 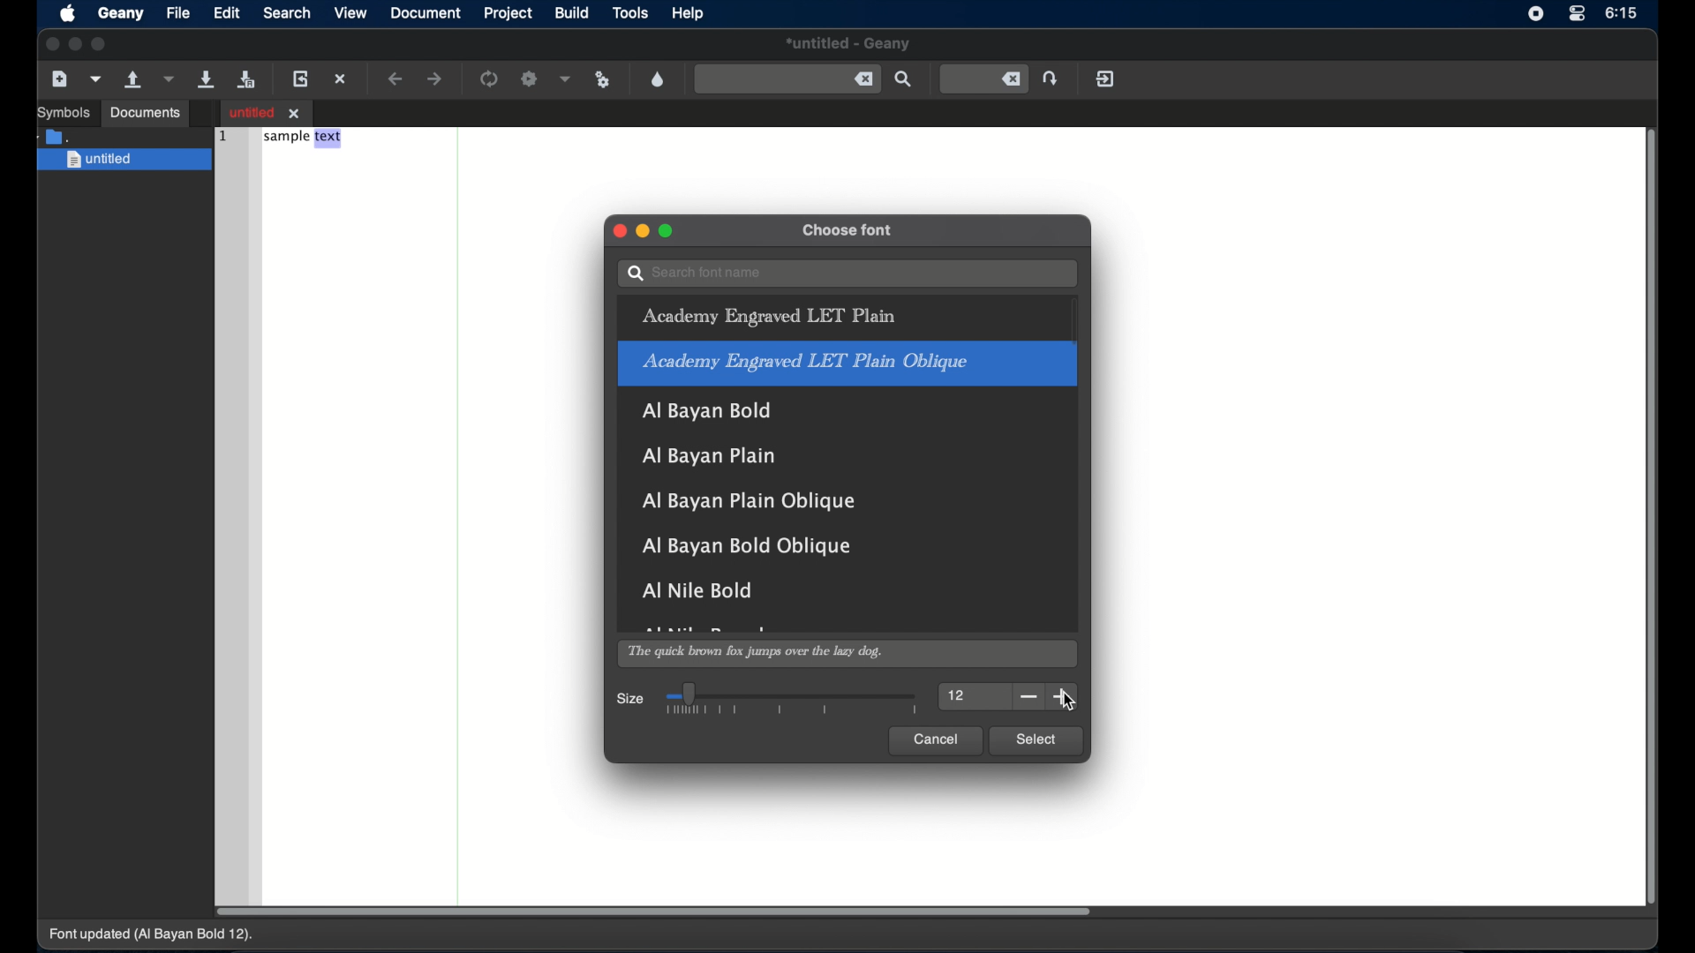 What do you see at coordinates (125, 161) in the screenshot?
I see `untitled` at bounding box center [125, 161].